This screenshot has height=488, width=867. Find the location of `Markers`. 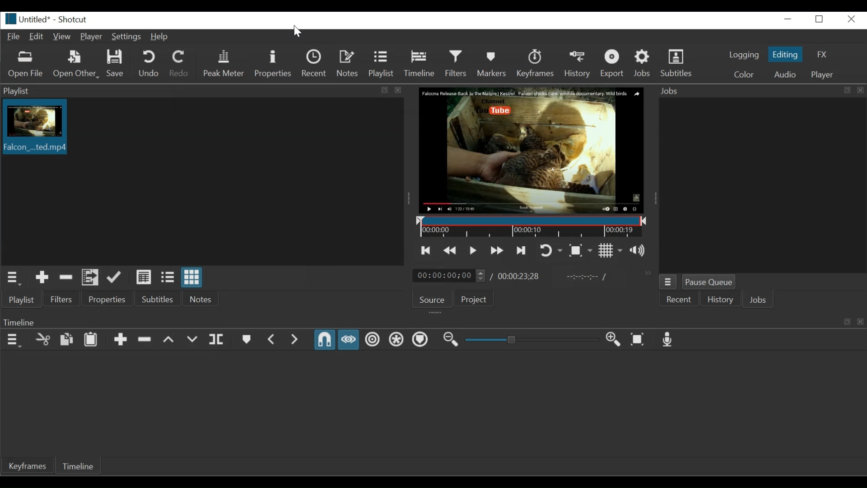

Markers is located at coordinates (491, 64).